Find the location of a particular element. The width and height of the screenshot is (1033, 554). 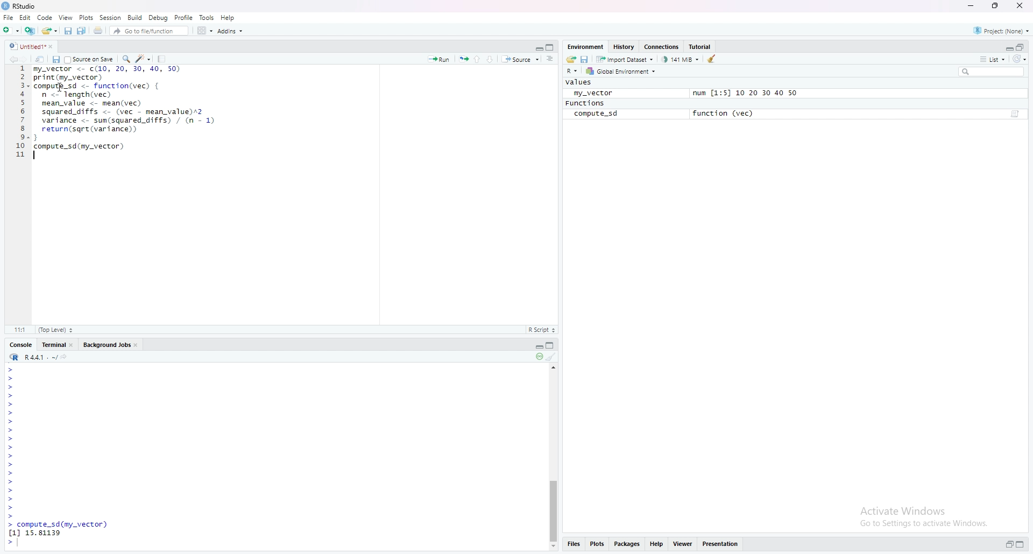

Minimize is located at coordinates (536, 47).